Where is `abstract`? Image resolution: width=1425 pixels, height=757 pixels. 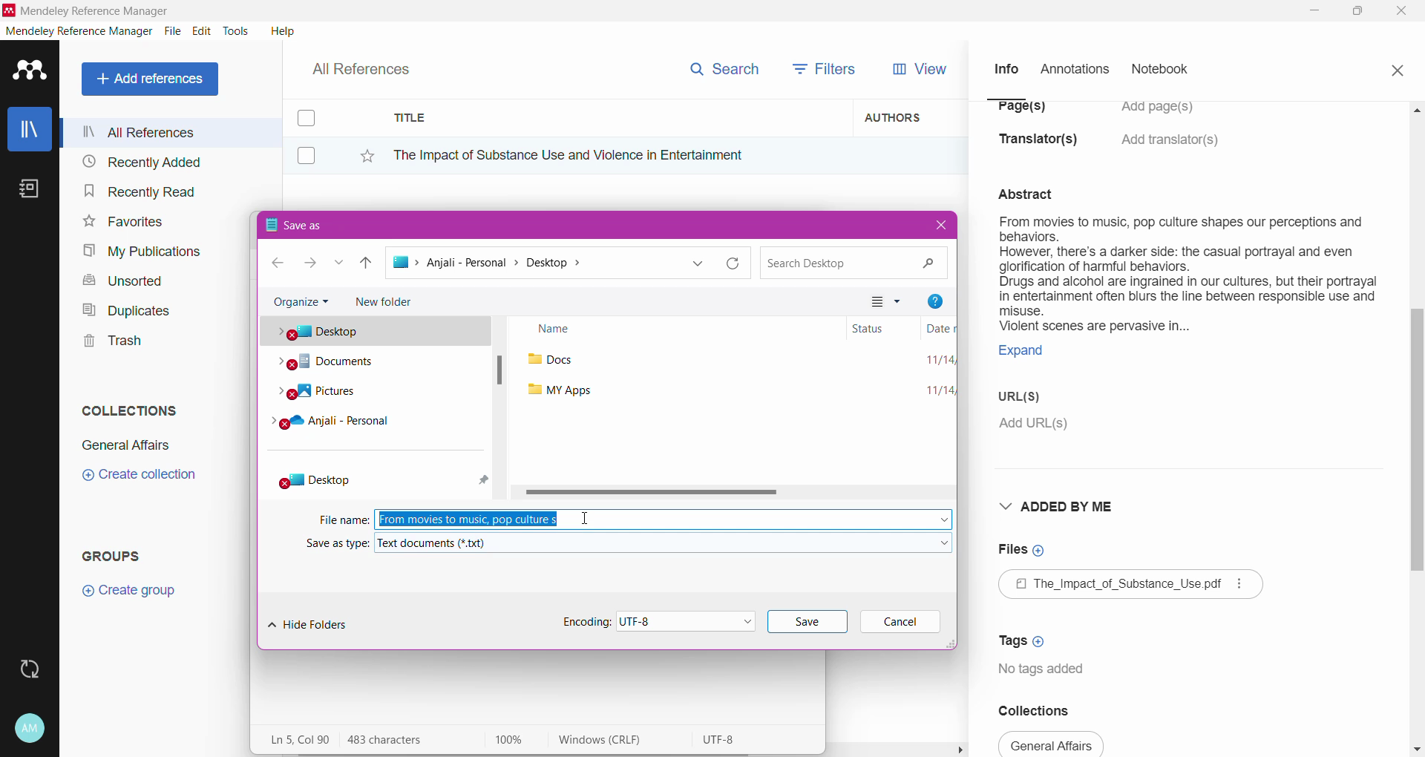
abstract is located at coordinates (1035, 192).